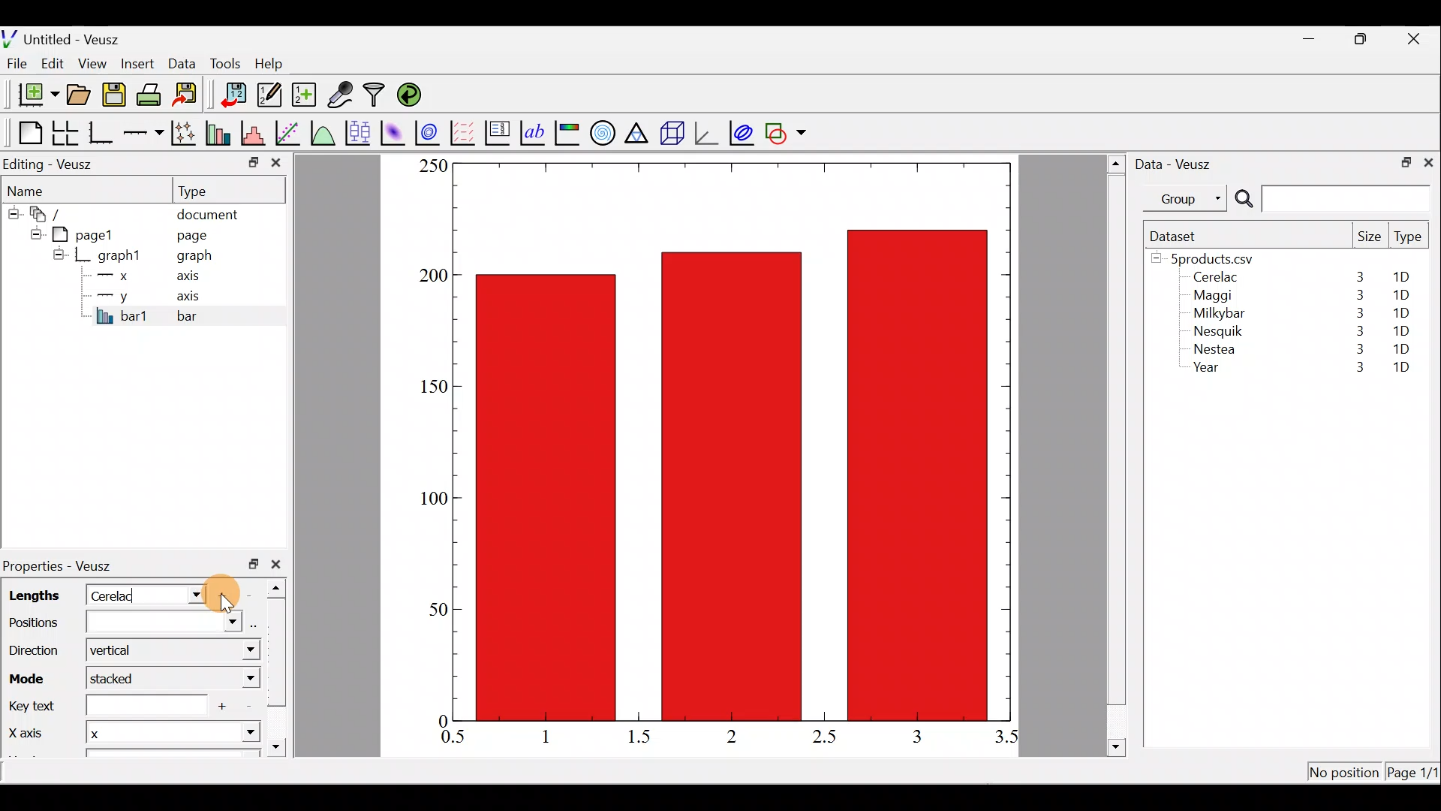 The image size is (1441, 811). I want to click on Reload linked datasets, so click(413, 94).